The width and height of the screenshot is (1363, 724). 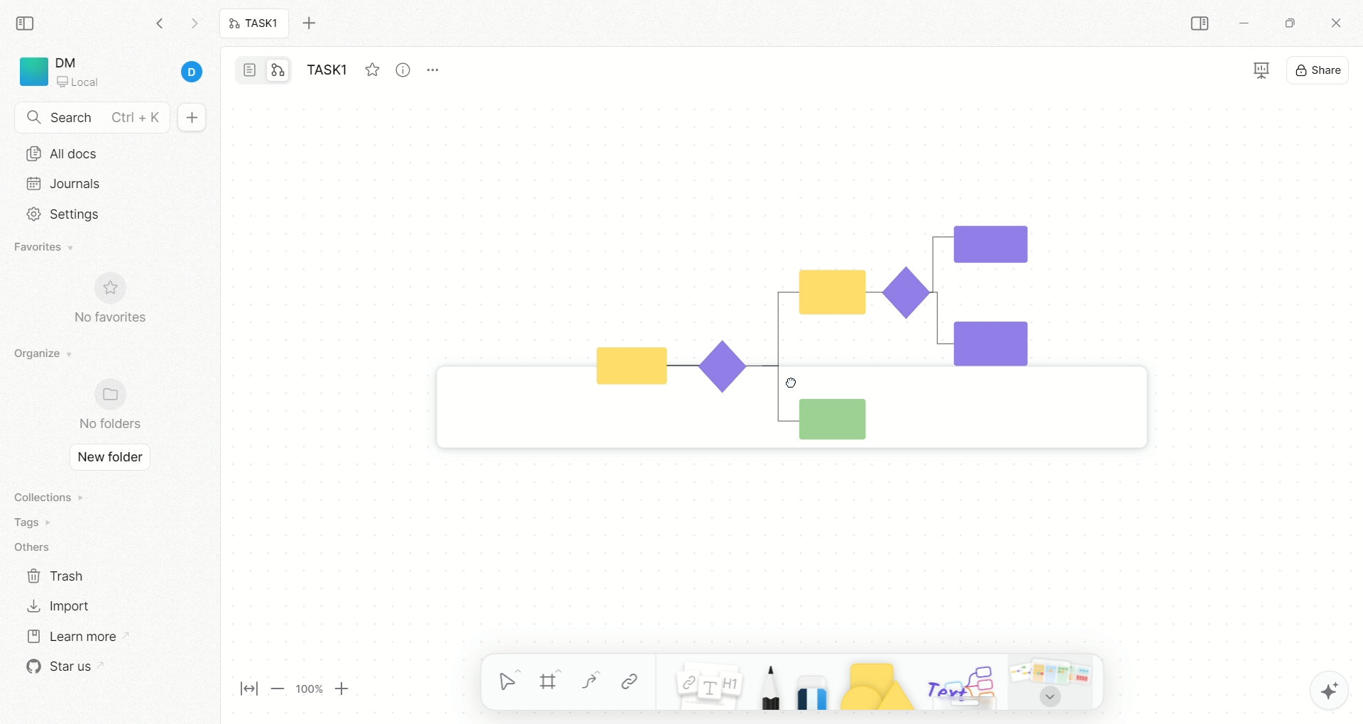 What do you see at coordinates (190, 119) in the screenshot?
I see `new document` at bounding box center [190, 119].